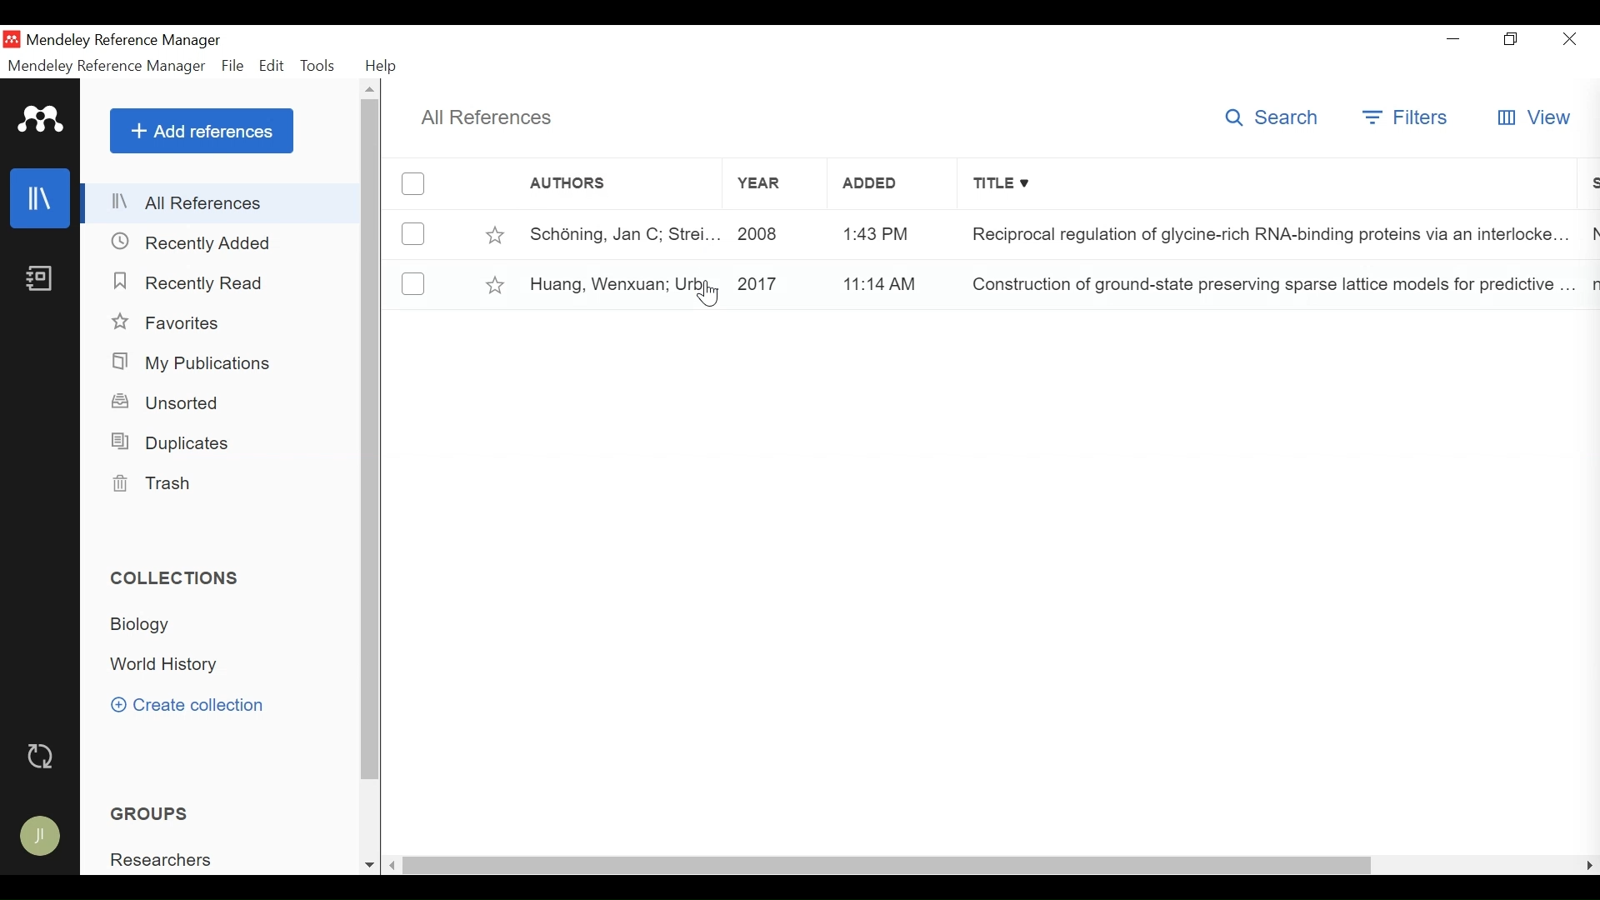  I want to click on Author, so click(622, 282).